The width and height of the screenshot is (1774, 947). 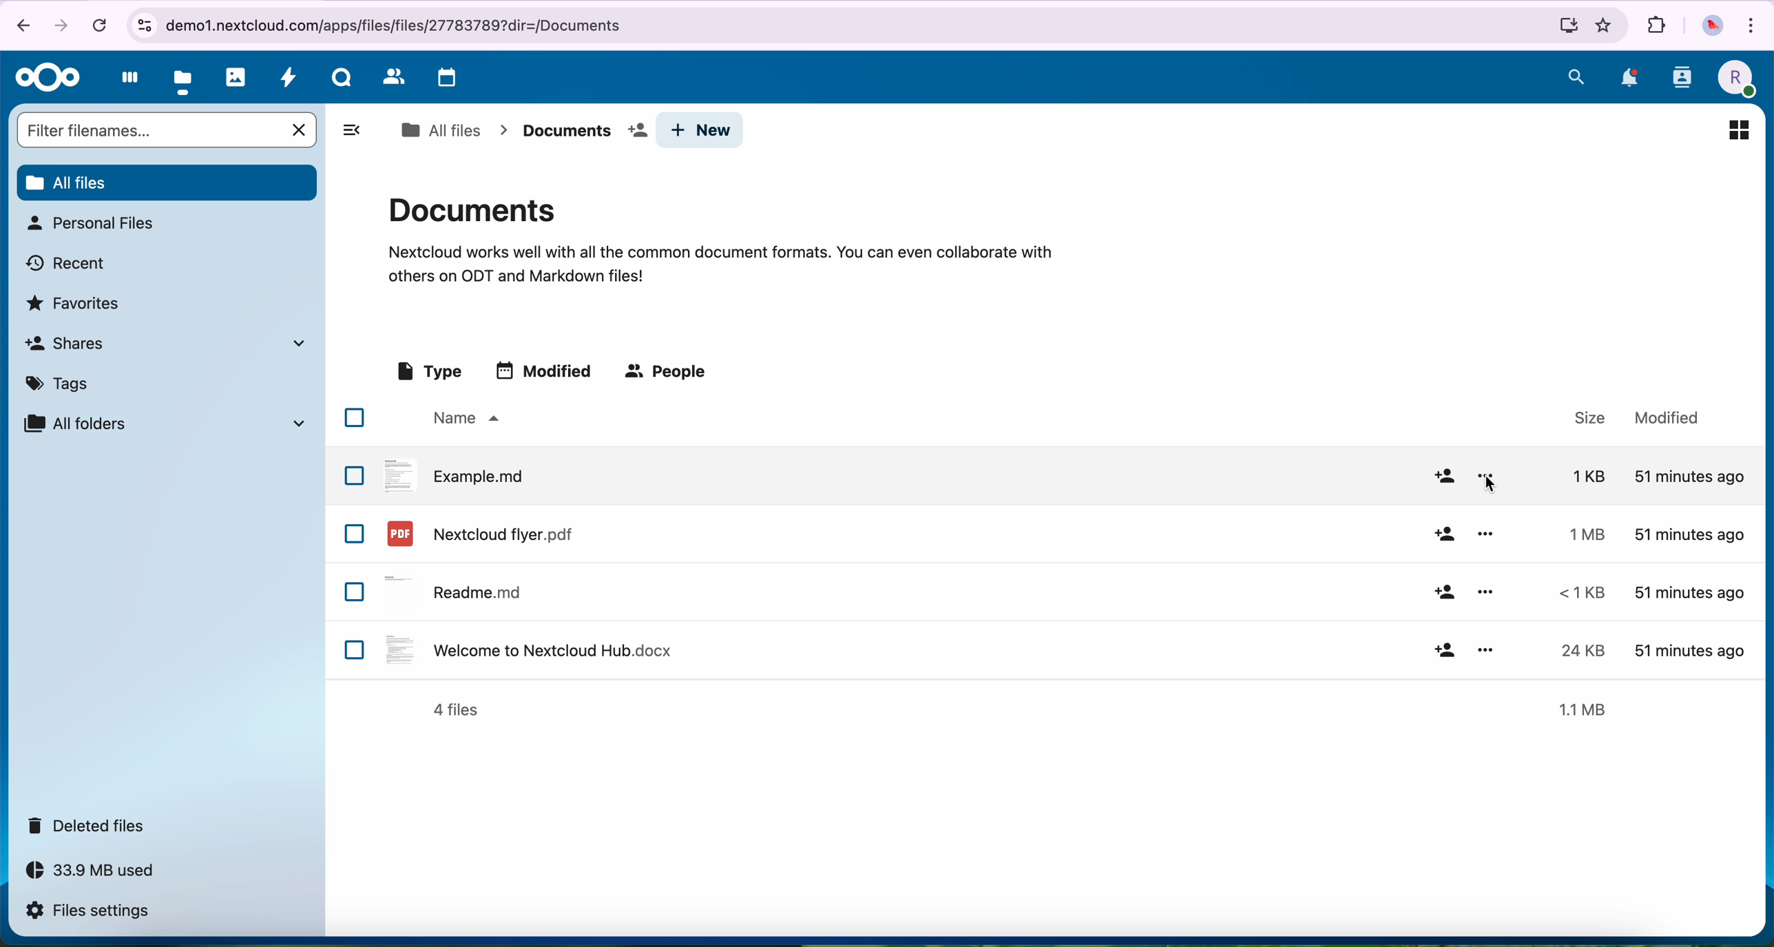 What do you see at coordinates (456, 710) in the screenshot?
I see `4 files` at bounding box center [456, 710].